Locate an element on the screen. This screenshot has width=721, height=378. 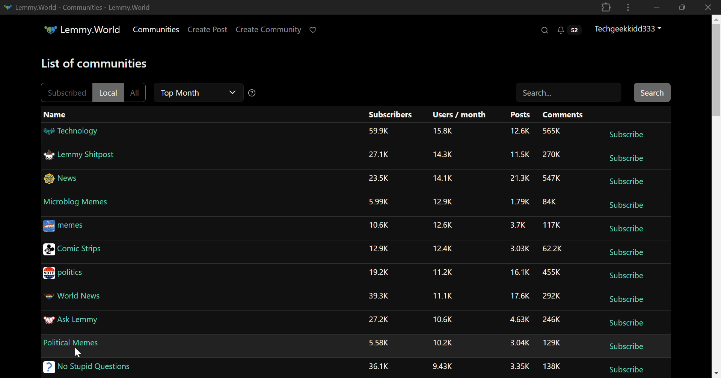
Amount is located at coordinates (380, 343).